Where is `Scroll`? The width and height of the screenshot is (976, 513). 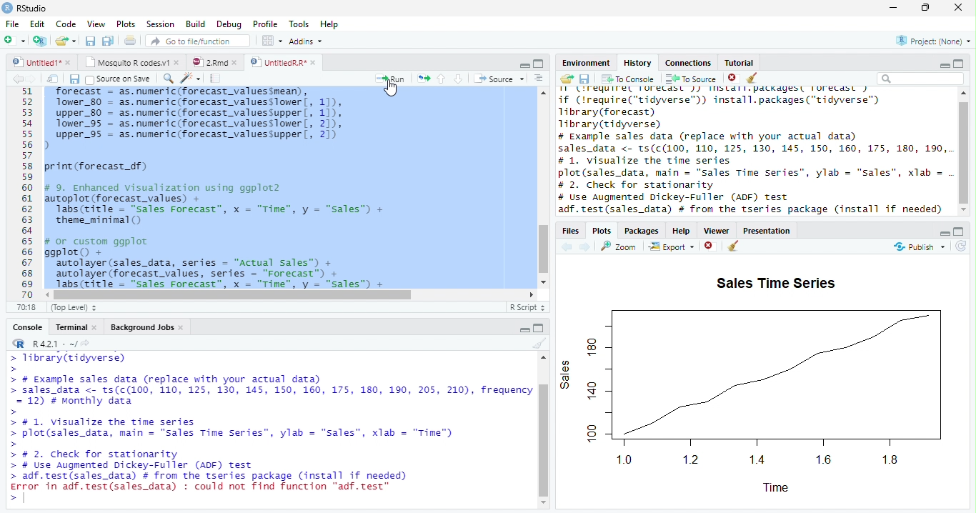
Scroll is located at coordinates (289, 294).